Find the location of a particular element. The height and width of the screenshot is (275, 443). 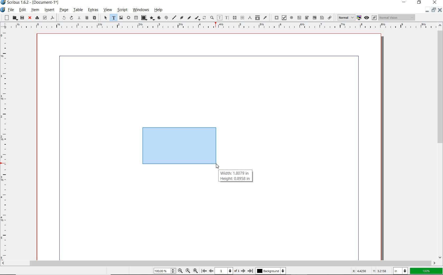

toggle color is located at coordinates (359, 17).